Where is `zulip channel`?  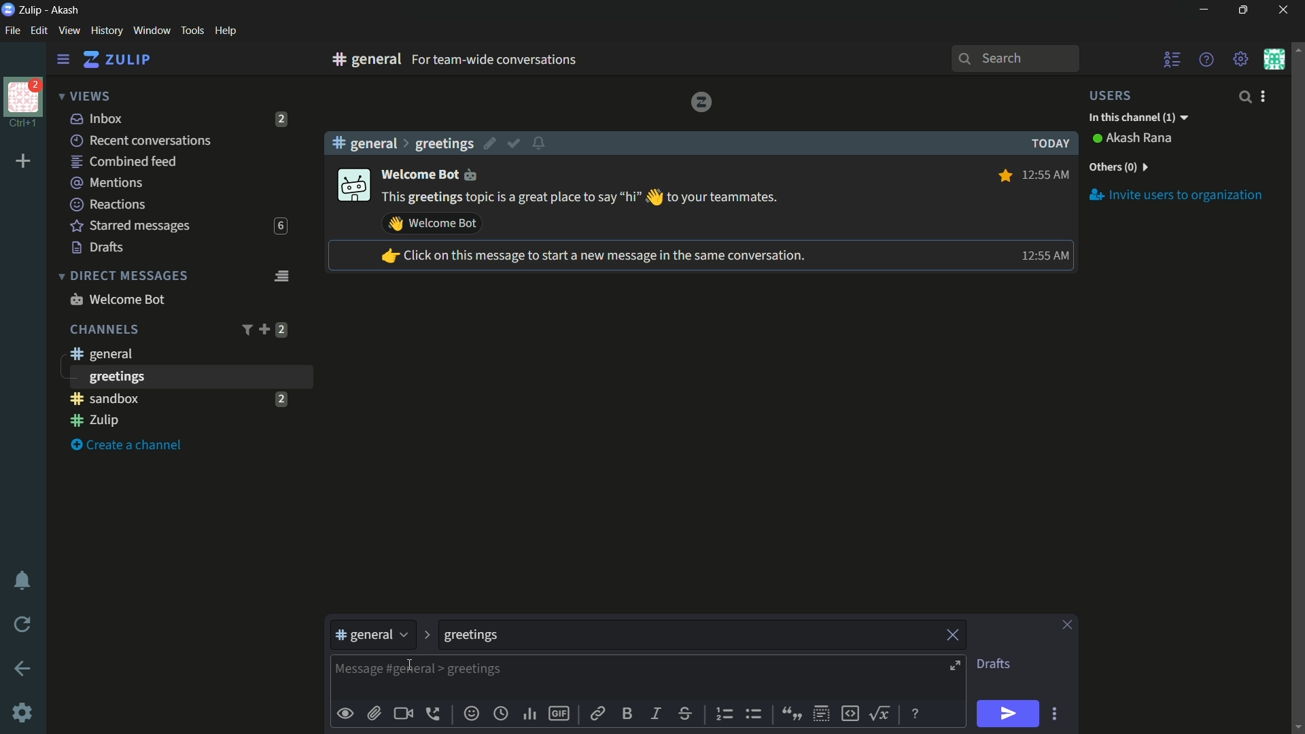
zulip channel is located at coordinates (184, 421).